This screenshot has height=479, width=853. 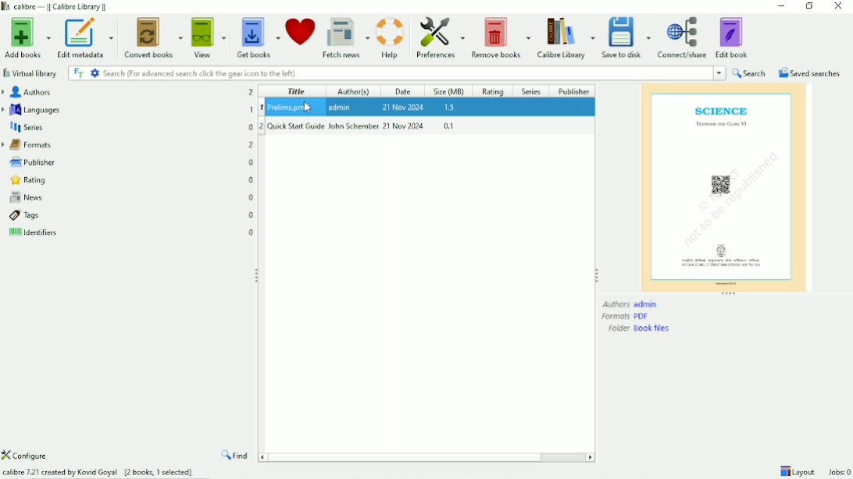 What do you see at coordinates (262, 108) in the screenshot?
I see `1` at bounding box center [262, 108].